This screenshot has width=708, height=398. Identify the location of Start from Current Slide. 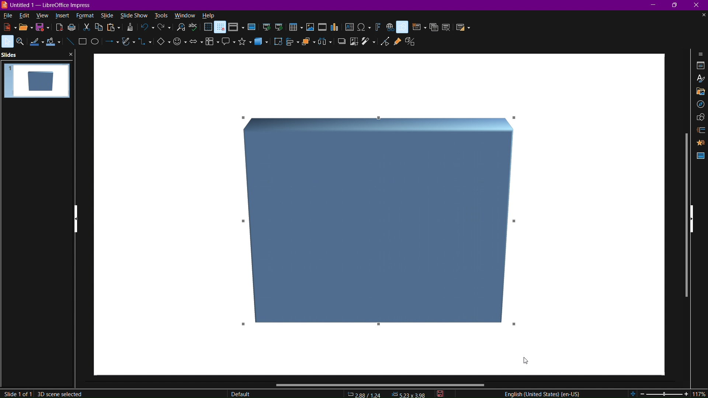
(281, 27).